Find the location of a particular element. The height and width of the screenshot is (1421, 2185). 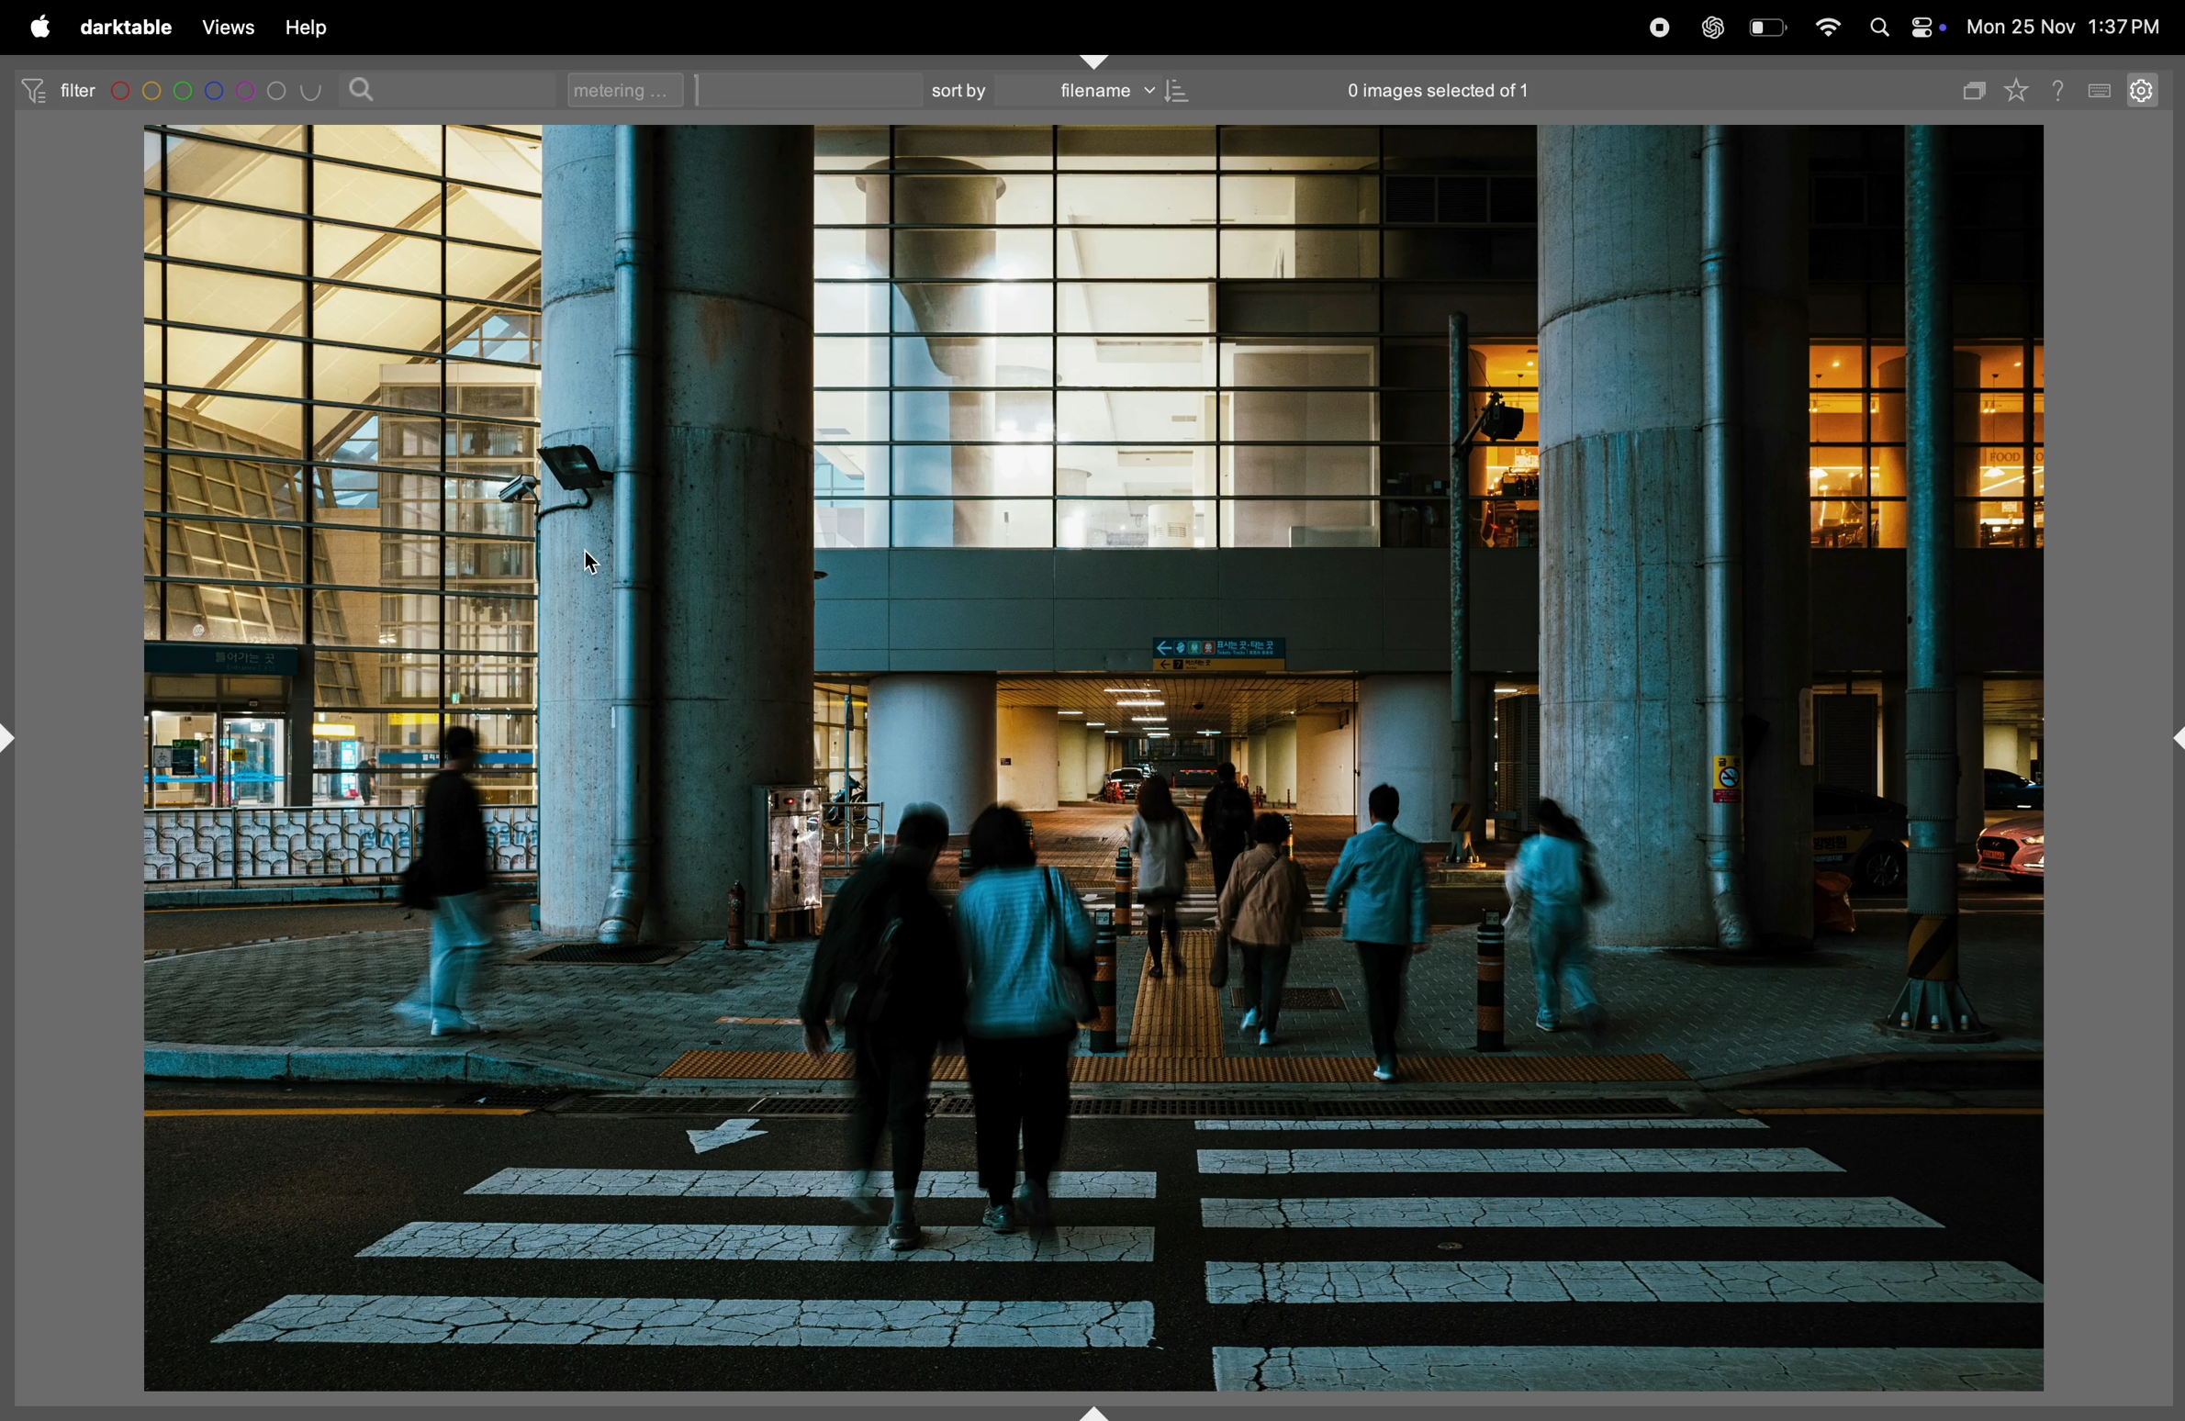

chatgpt is located at coordinates (1719, 26).